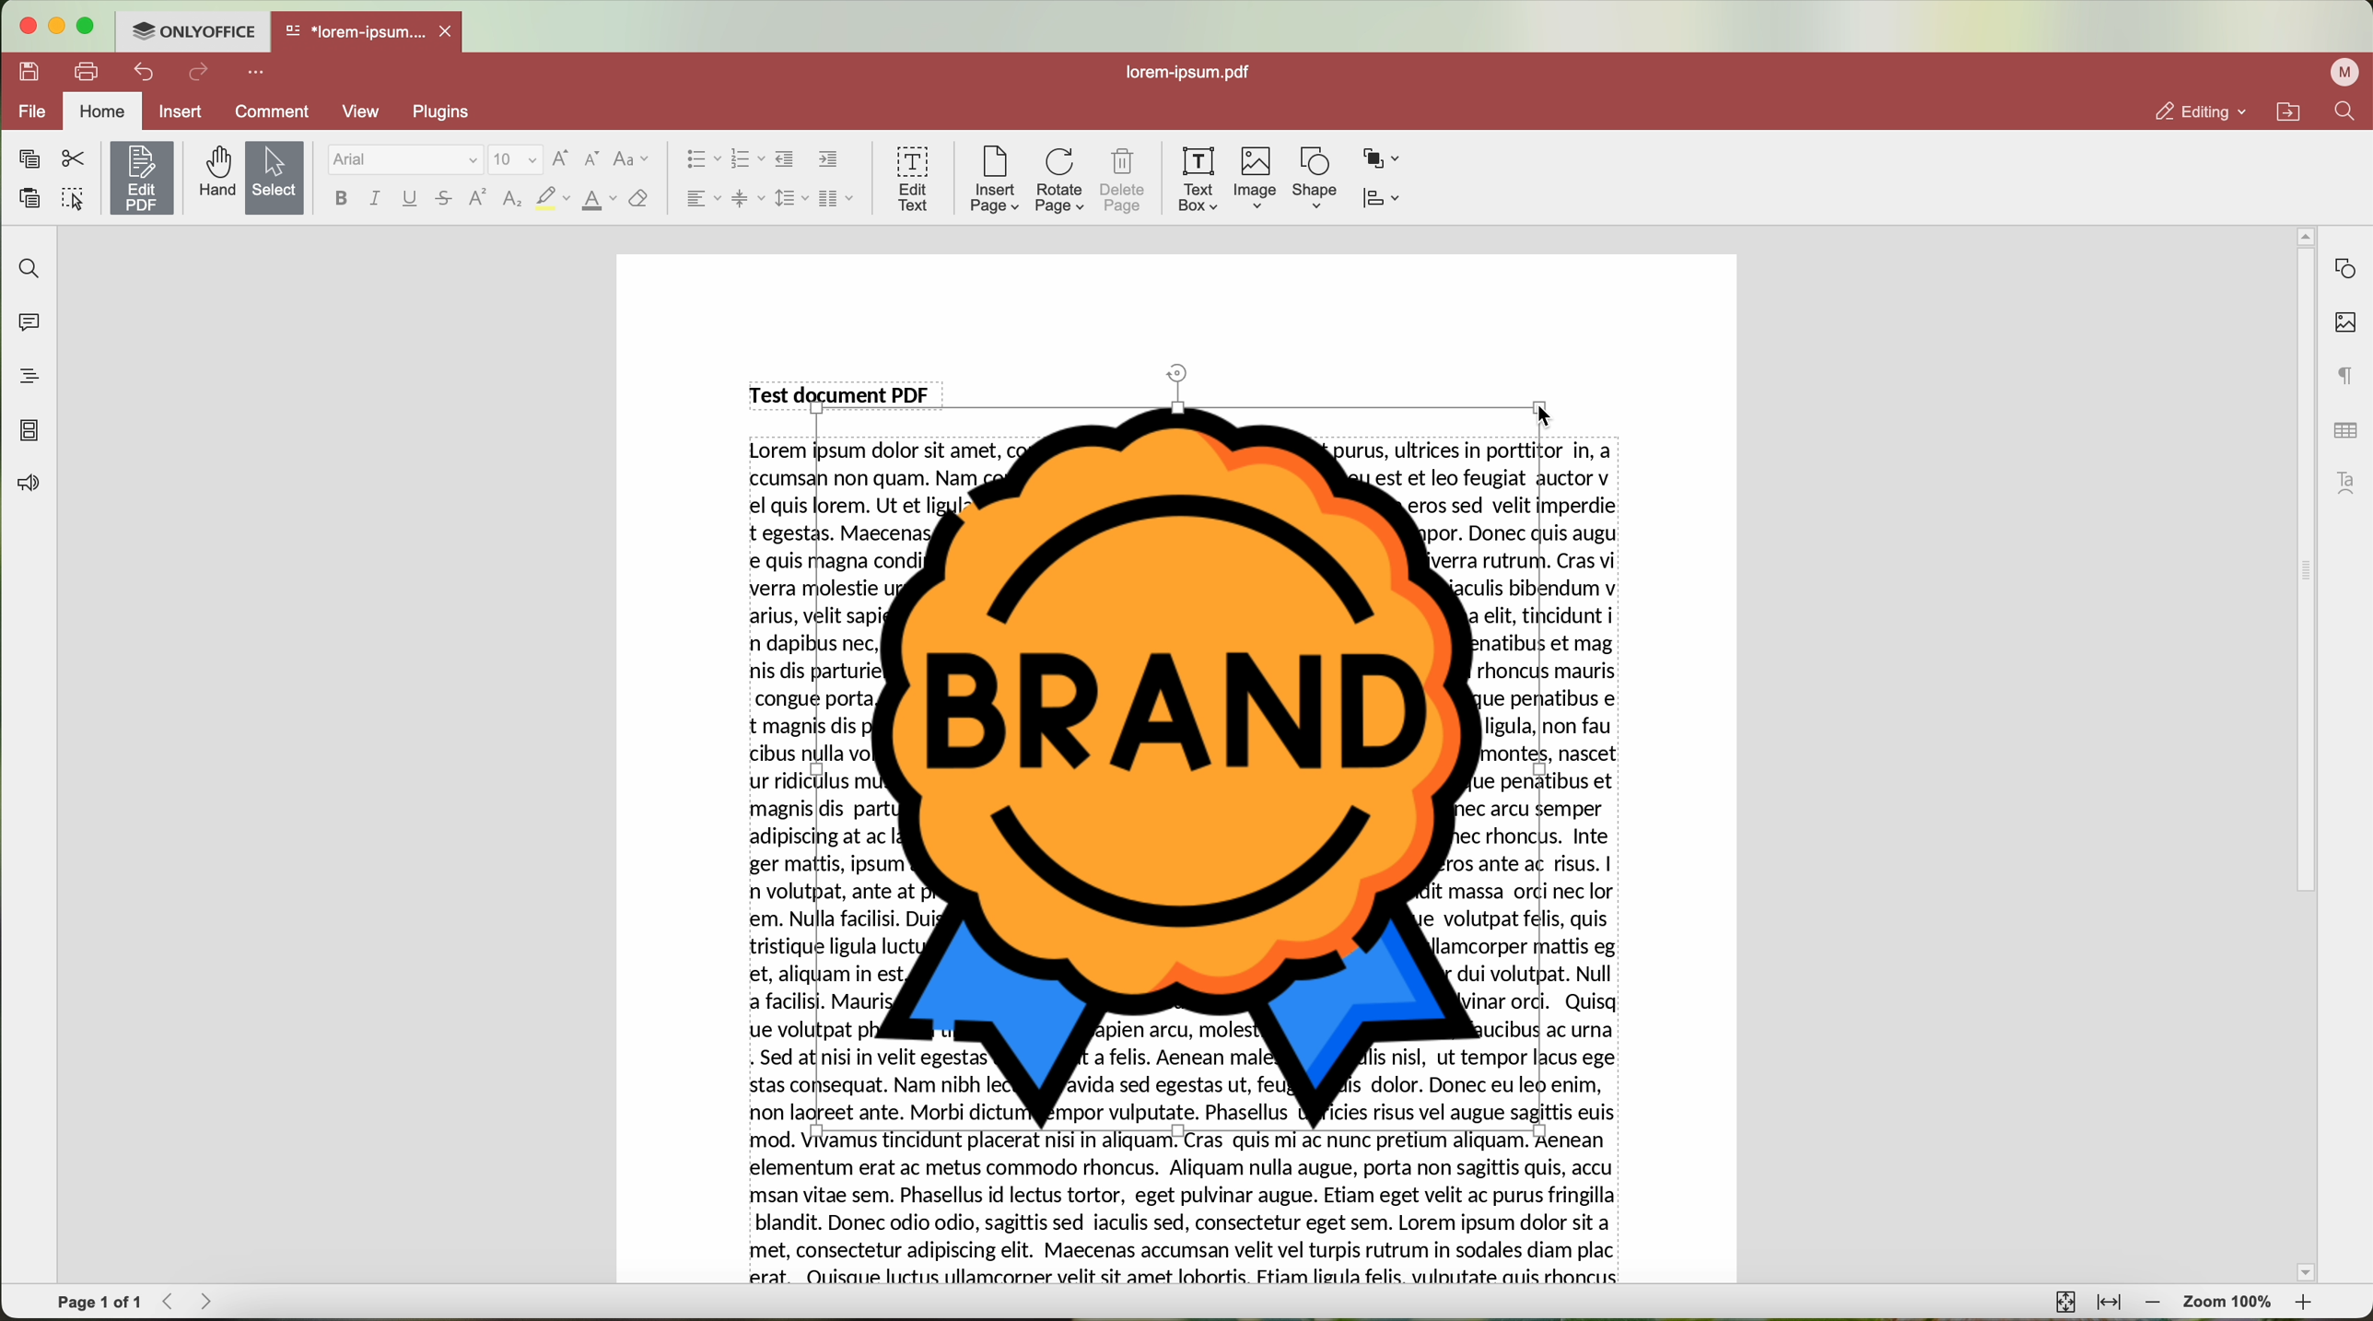 The image size is (2373, 1321). What do you see at coordinates (2351, 483) in the screenshot?
I see `text art settings` at bounding box center [2351, 483].